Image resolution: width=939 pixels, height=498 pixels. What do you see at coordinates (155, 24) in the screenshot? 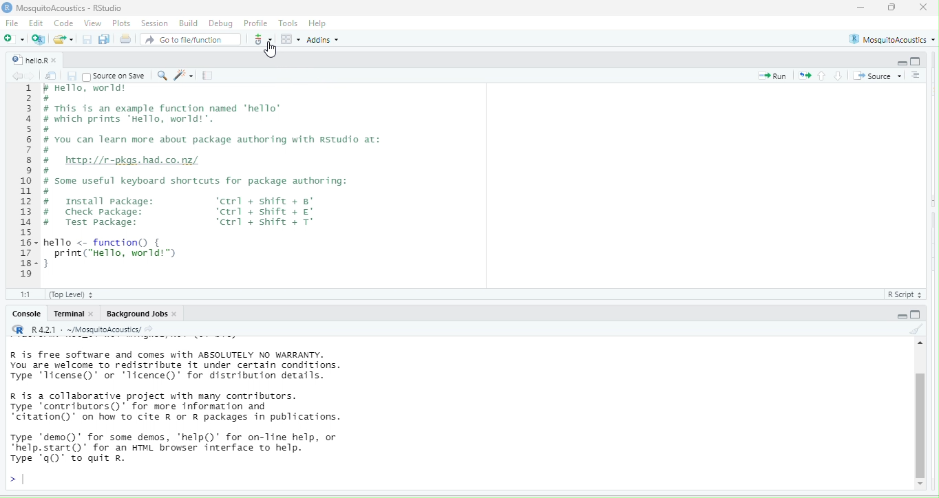
I see `session` at bounding box center [155, 24].